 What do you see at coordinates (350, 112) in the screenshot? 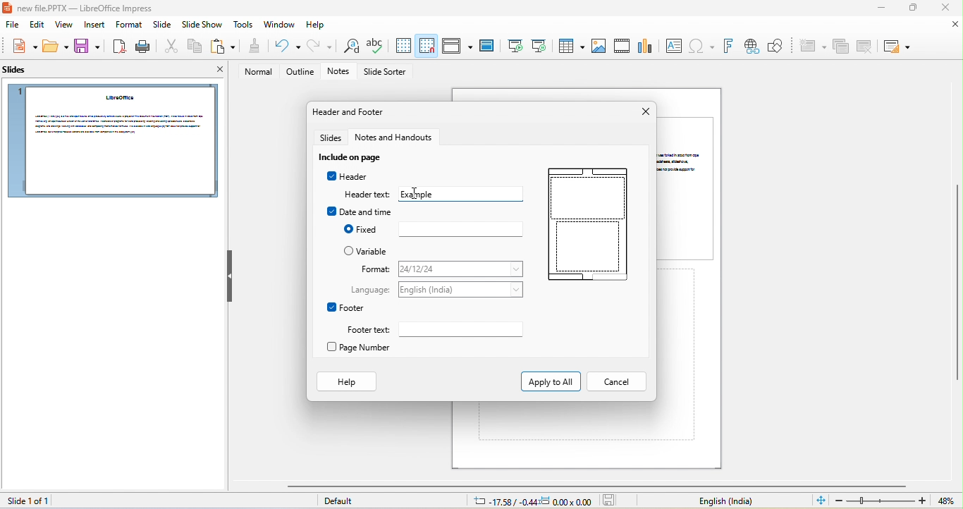
I see `header and footer` at bounding box center [350, 112].